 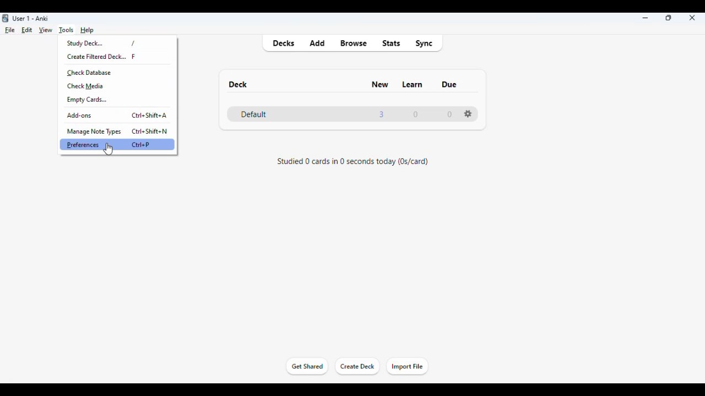 I want to click on maximize, so click(x=669, y=18).